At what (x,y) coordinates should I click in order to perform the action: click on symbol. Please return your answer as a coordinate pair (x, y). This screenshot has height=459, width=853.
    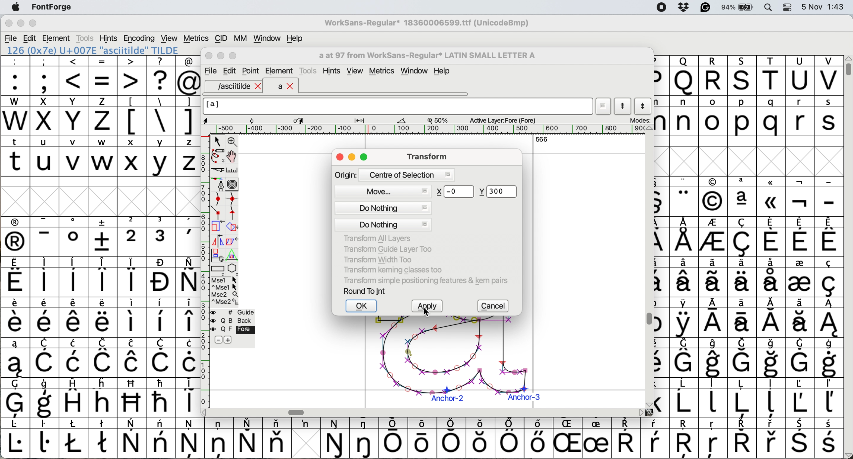
    Looking at the image, I should click on (626, 438).